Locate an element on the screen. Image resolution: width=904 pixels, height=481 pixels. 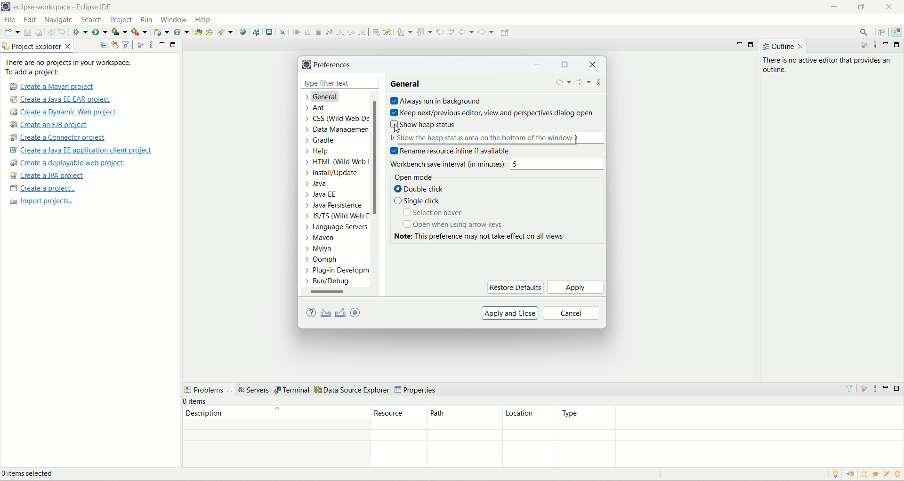
minimize is located at coordinates (162, 44).